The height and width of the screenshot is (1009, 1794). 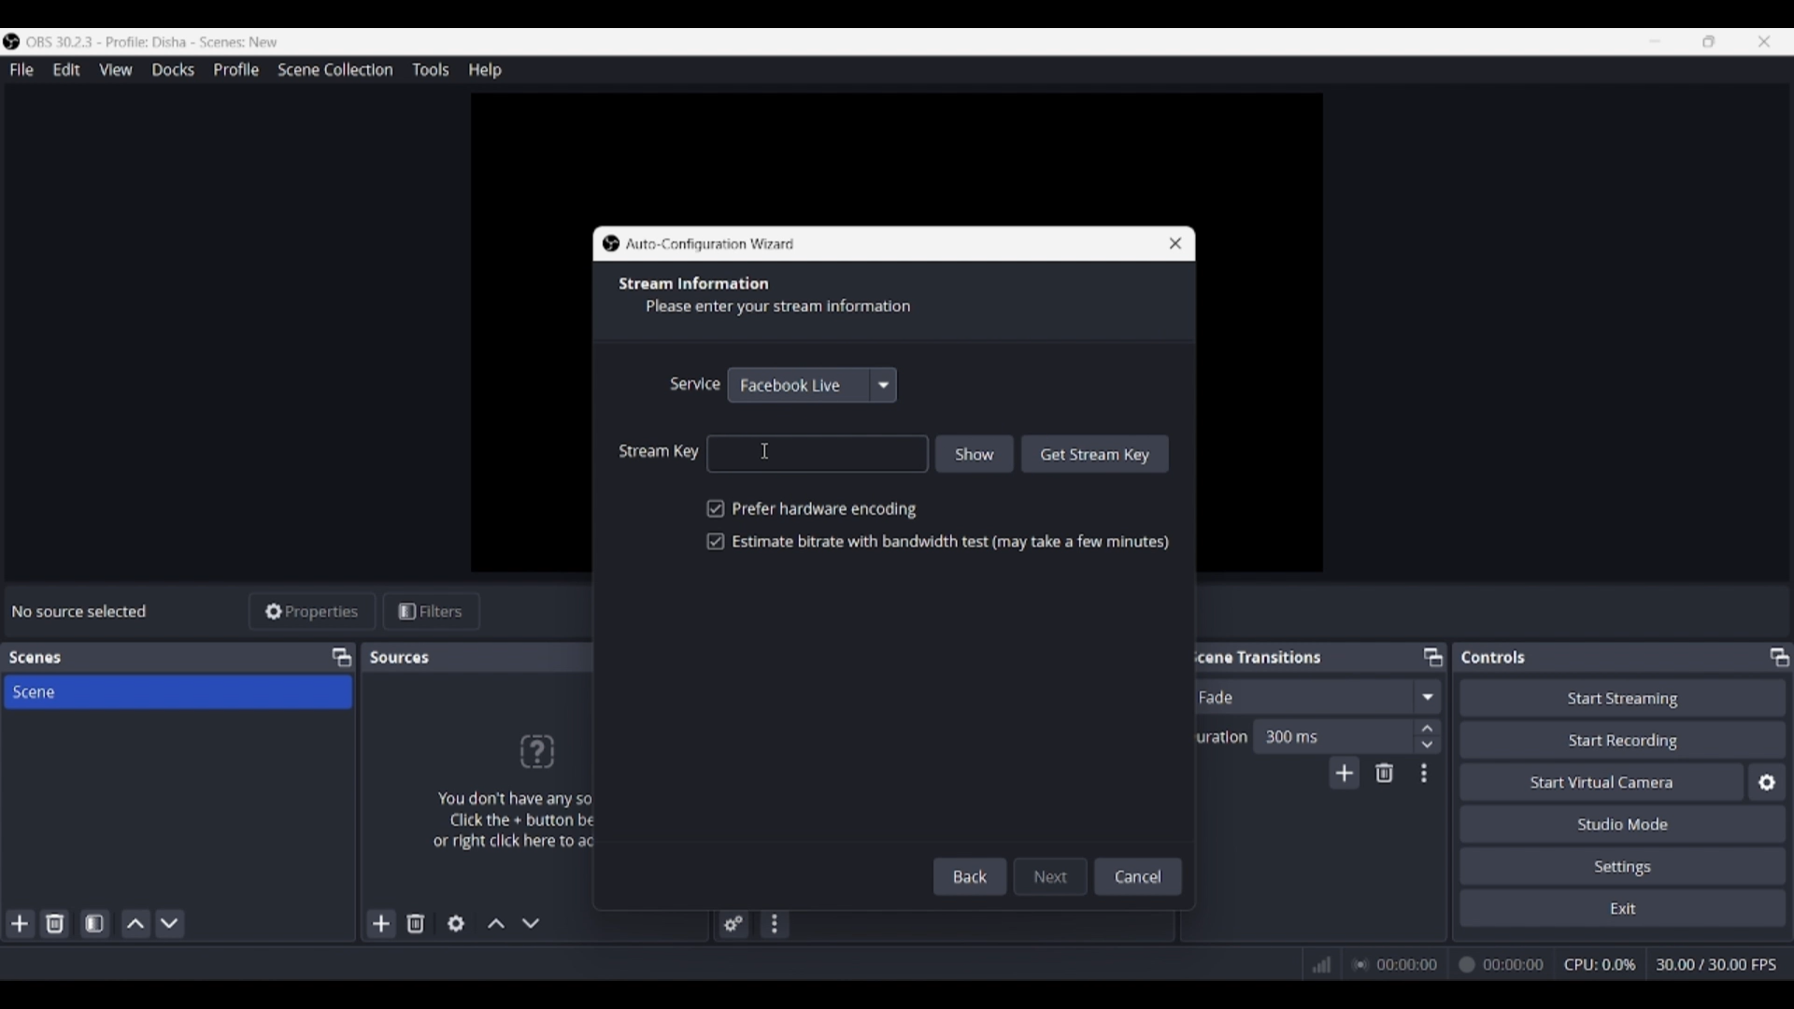 What do you see at coordinates (1764, 41) in the screenshot?
I see `Close interface` at bounding box center [1764, 41].